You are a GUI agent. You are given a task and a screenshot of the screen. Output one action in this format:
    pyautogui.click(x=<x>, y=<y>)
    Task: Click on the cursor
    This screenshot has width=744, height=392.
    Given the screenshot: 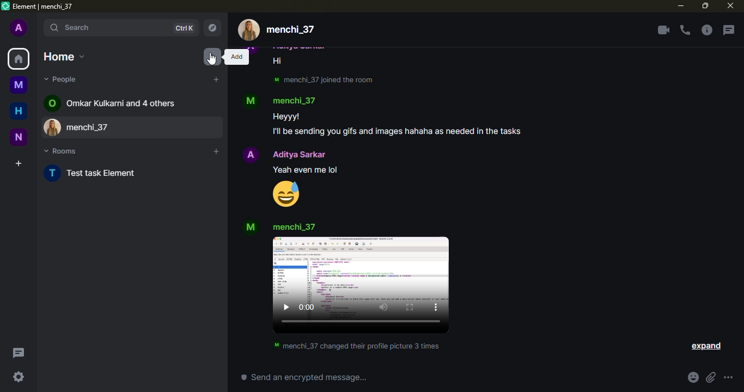 What is the action you would take?
    pyautogui.click(x=211, y=59)
    